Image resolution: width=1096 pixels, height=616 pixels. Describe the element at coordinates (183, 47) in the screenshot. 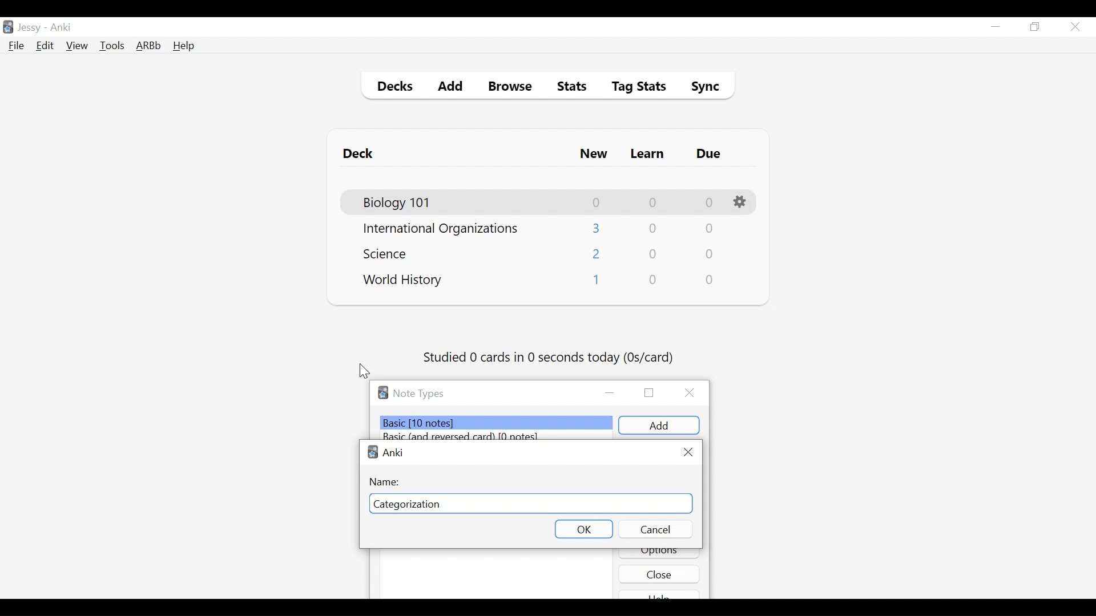

I see `Help` at that location.